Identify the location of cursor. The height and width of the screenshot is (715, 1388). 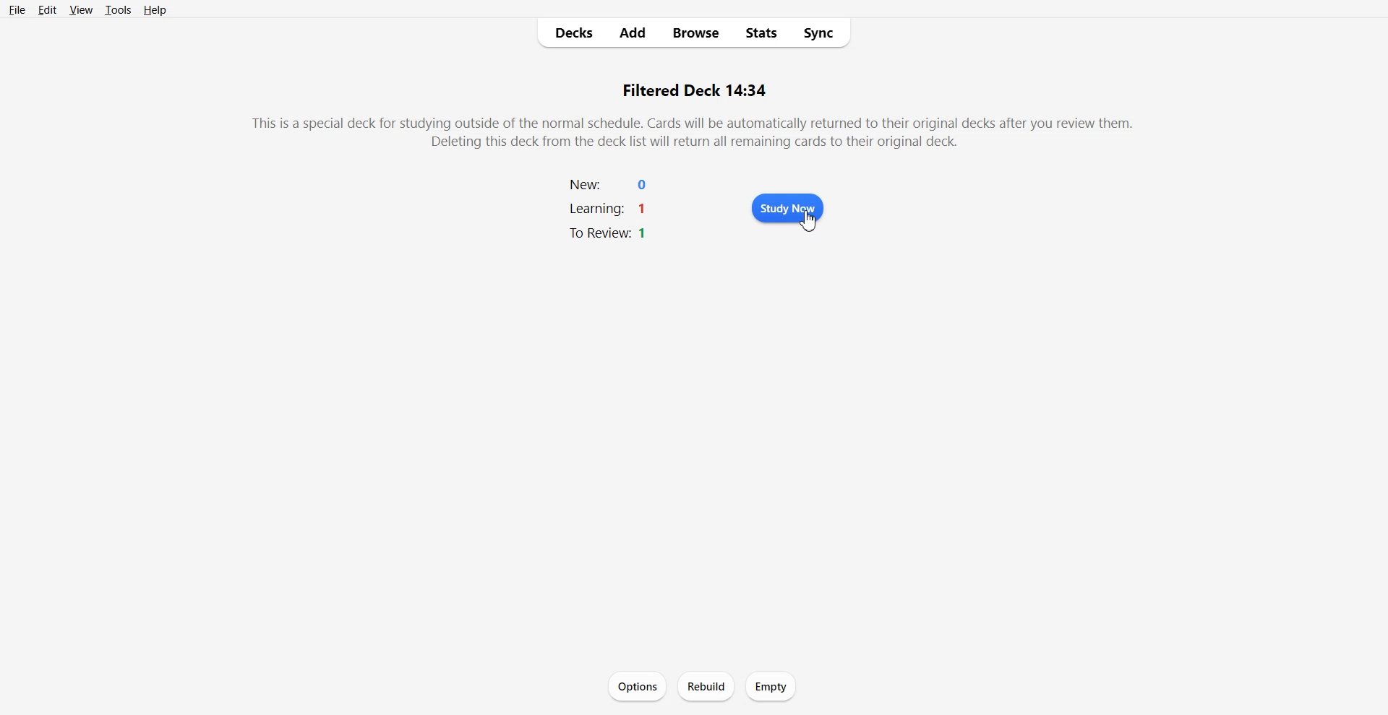
(808, 222).